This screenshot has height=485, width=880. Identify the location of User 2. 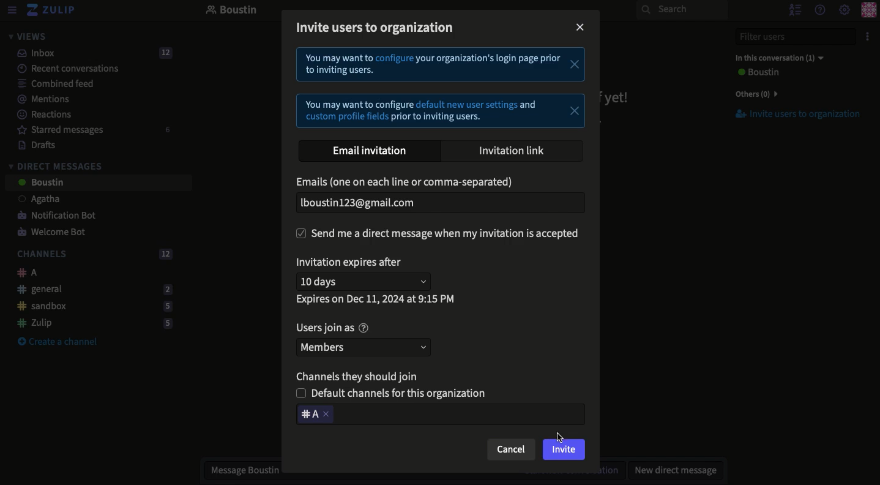
(40, 183).